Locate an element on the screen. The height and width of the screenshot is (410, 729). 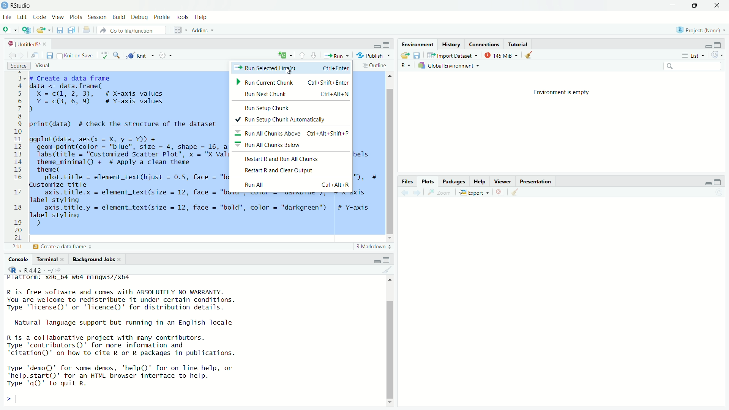
Create a data frame is located at coordinates (65, 247).